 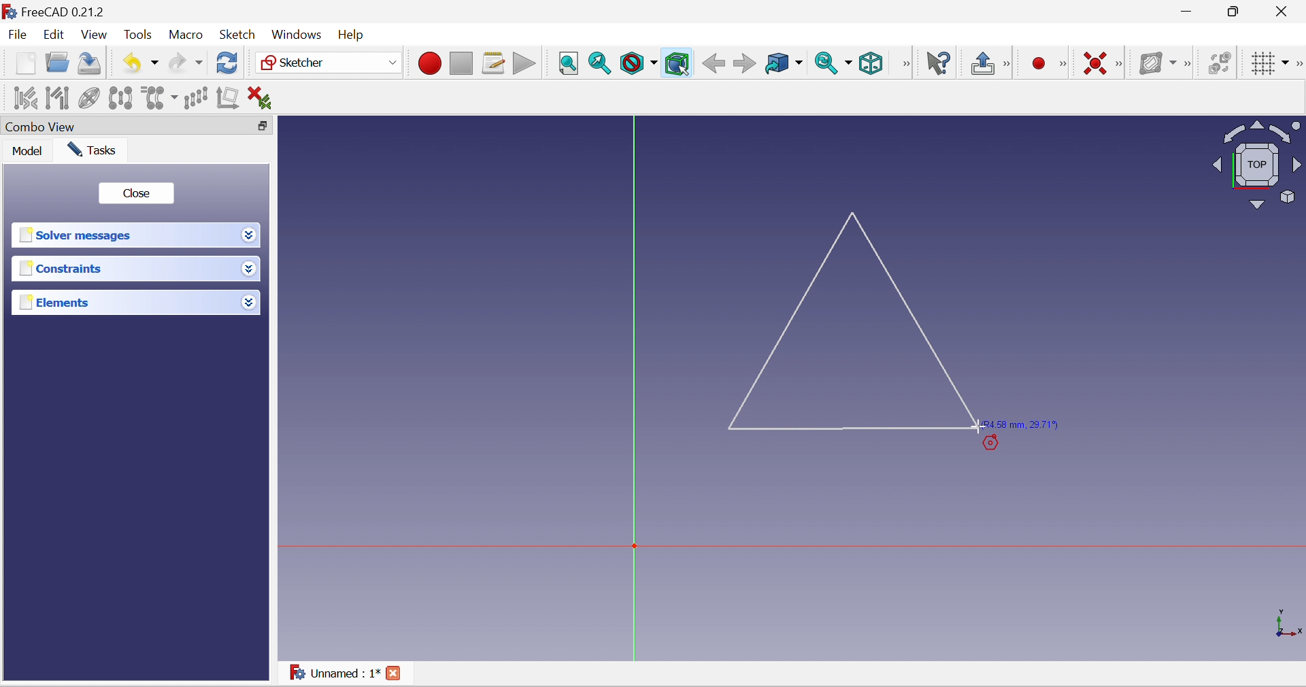 I want to click on Solver messages, so click(x=123, y=235).